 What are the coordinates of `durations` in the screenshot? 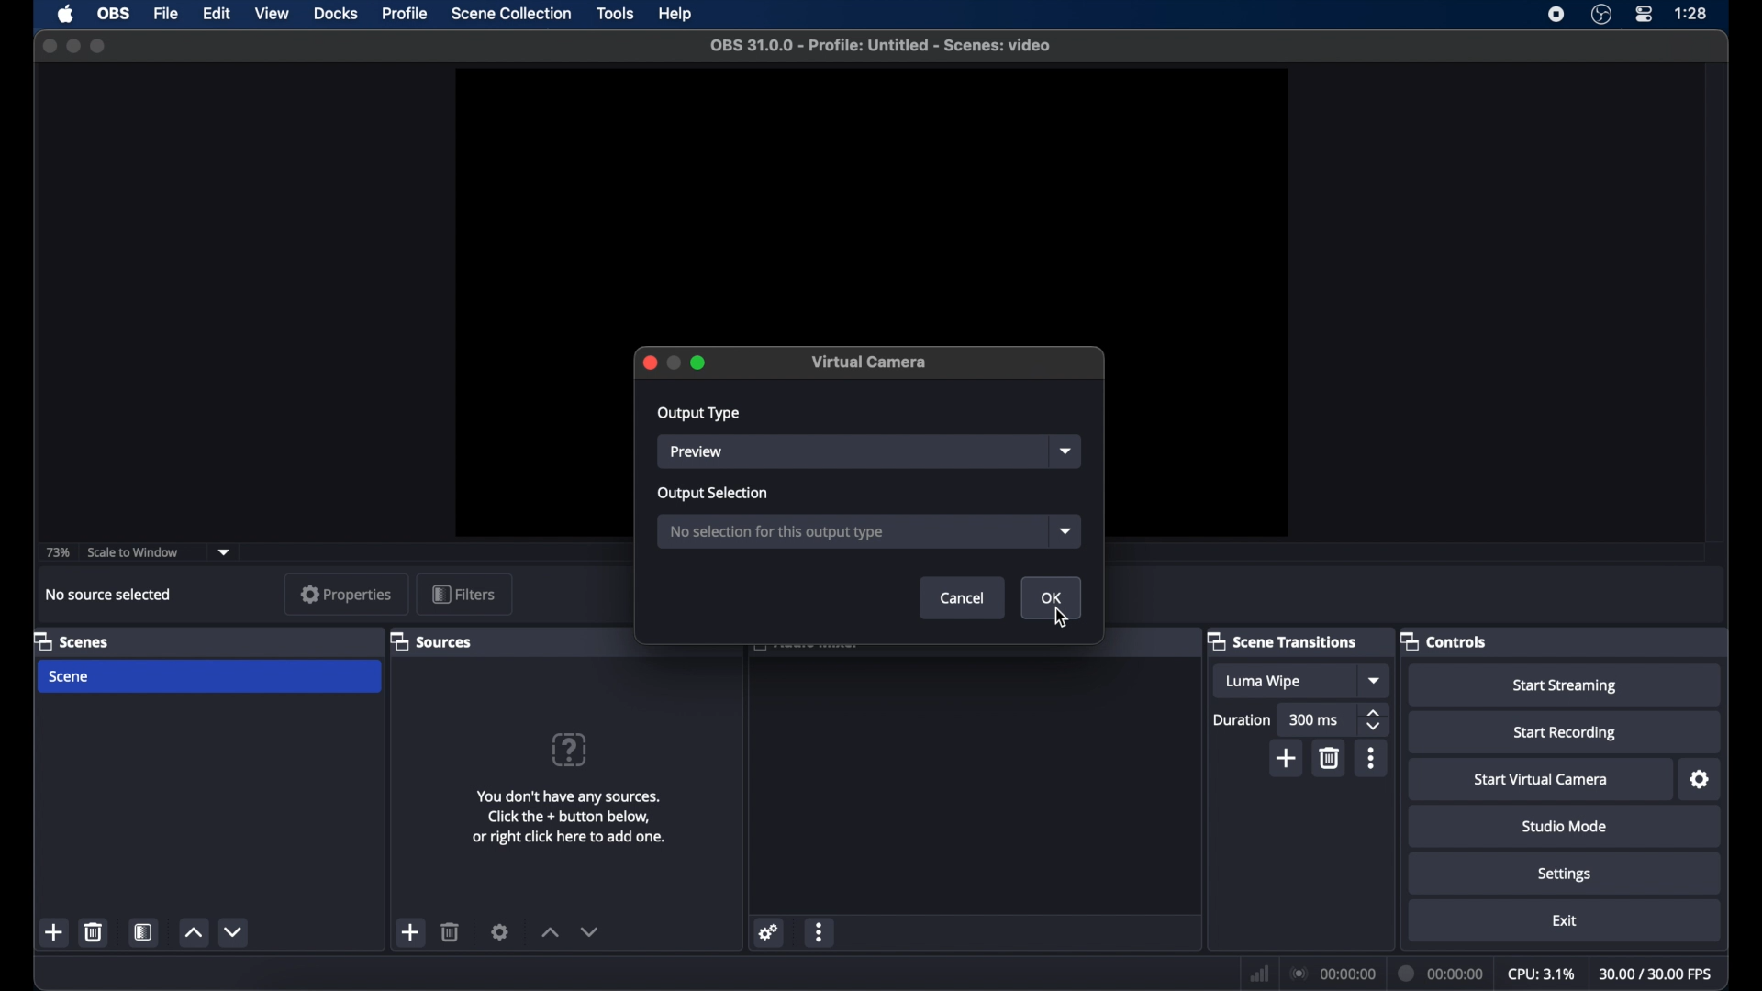 It's located at (1242, 720).